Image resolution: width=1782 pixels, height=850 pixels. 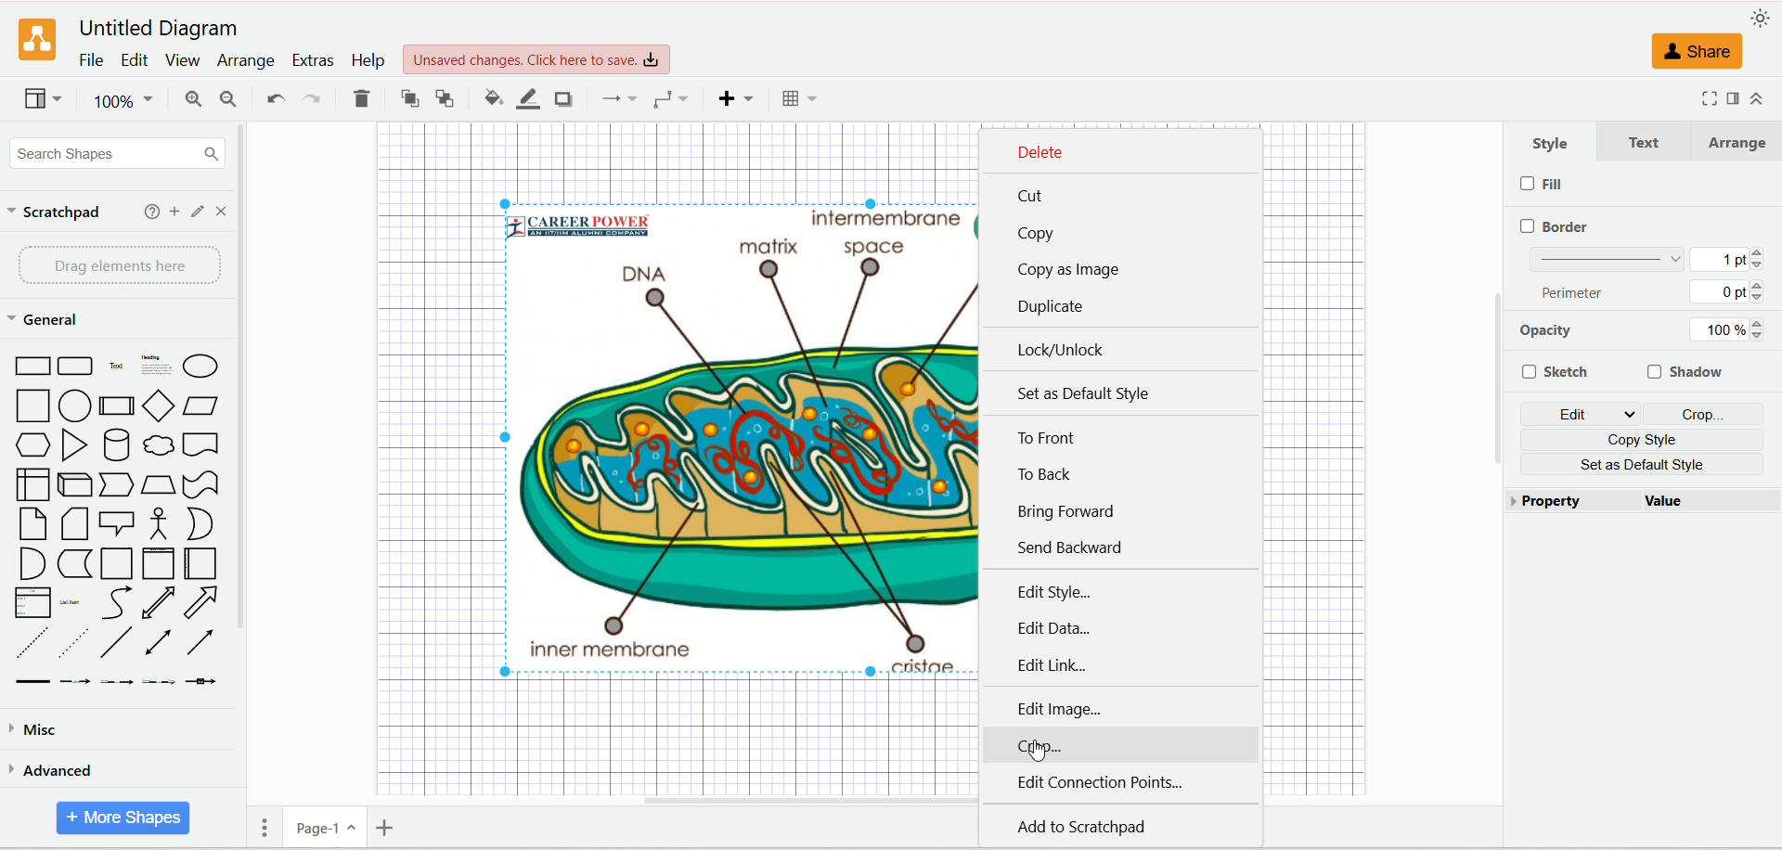 I want to click on edit, so click(x=1582, y=415).